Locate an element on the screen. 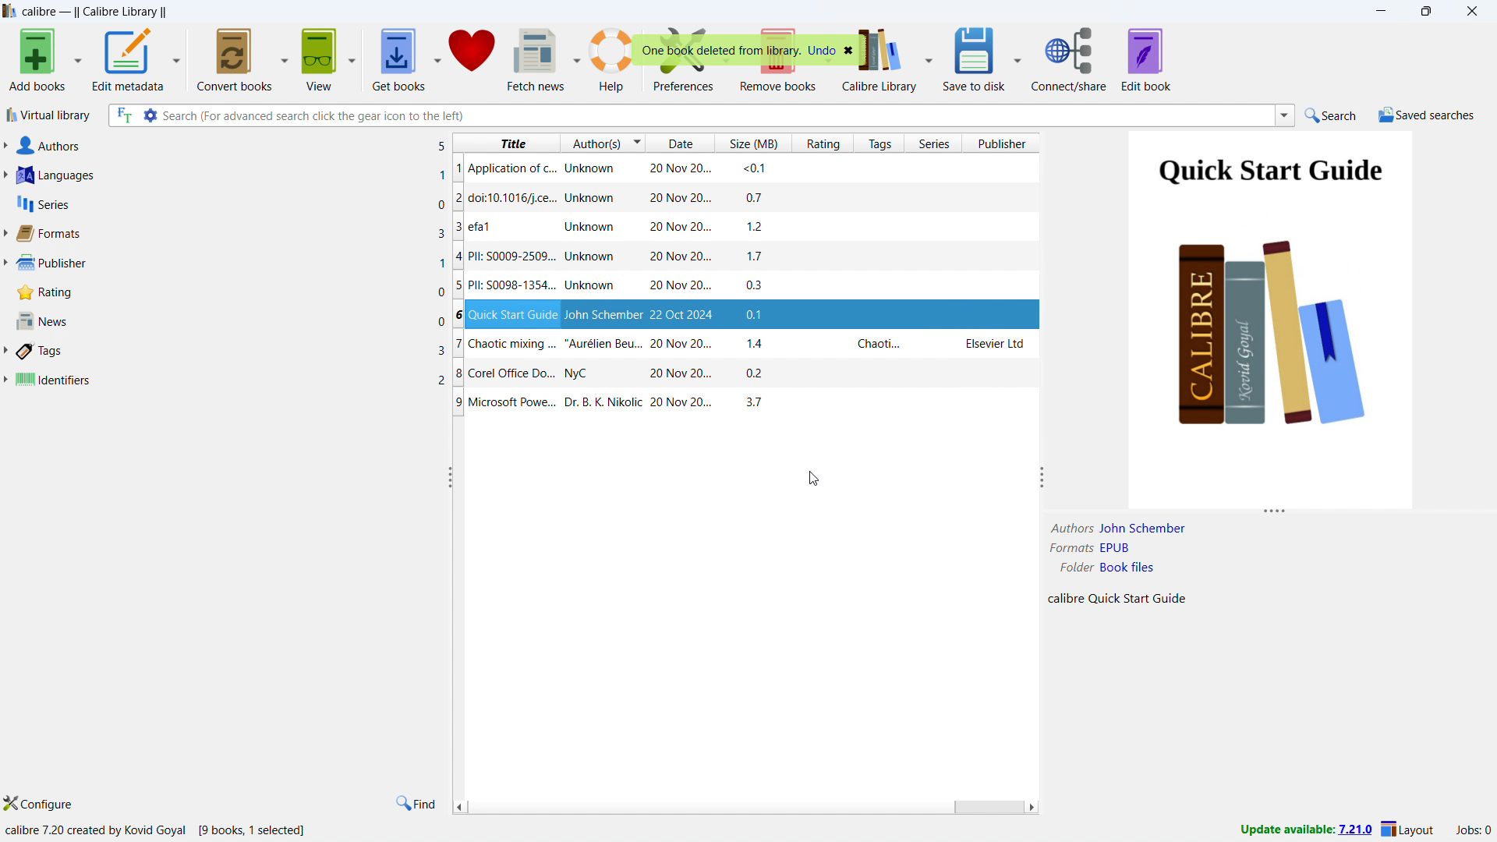 This screenshot has height=842, width=1497. logo is located at coordinates (9, 10).